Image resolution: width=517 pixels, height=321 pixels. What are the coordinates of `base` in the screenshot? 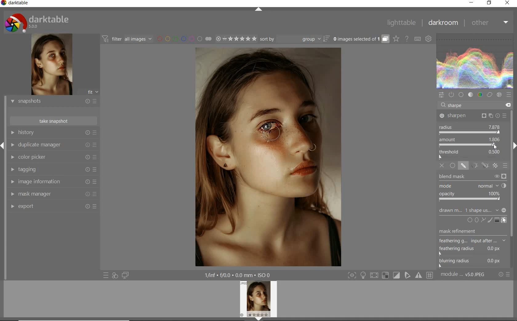 It's located at (462, 95).